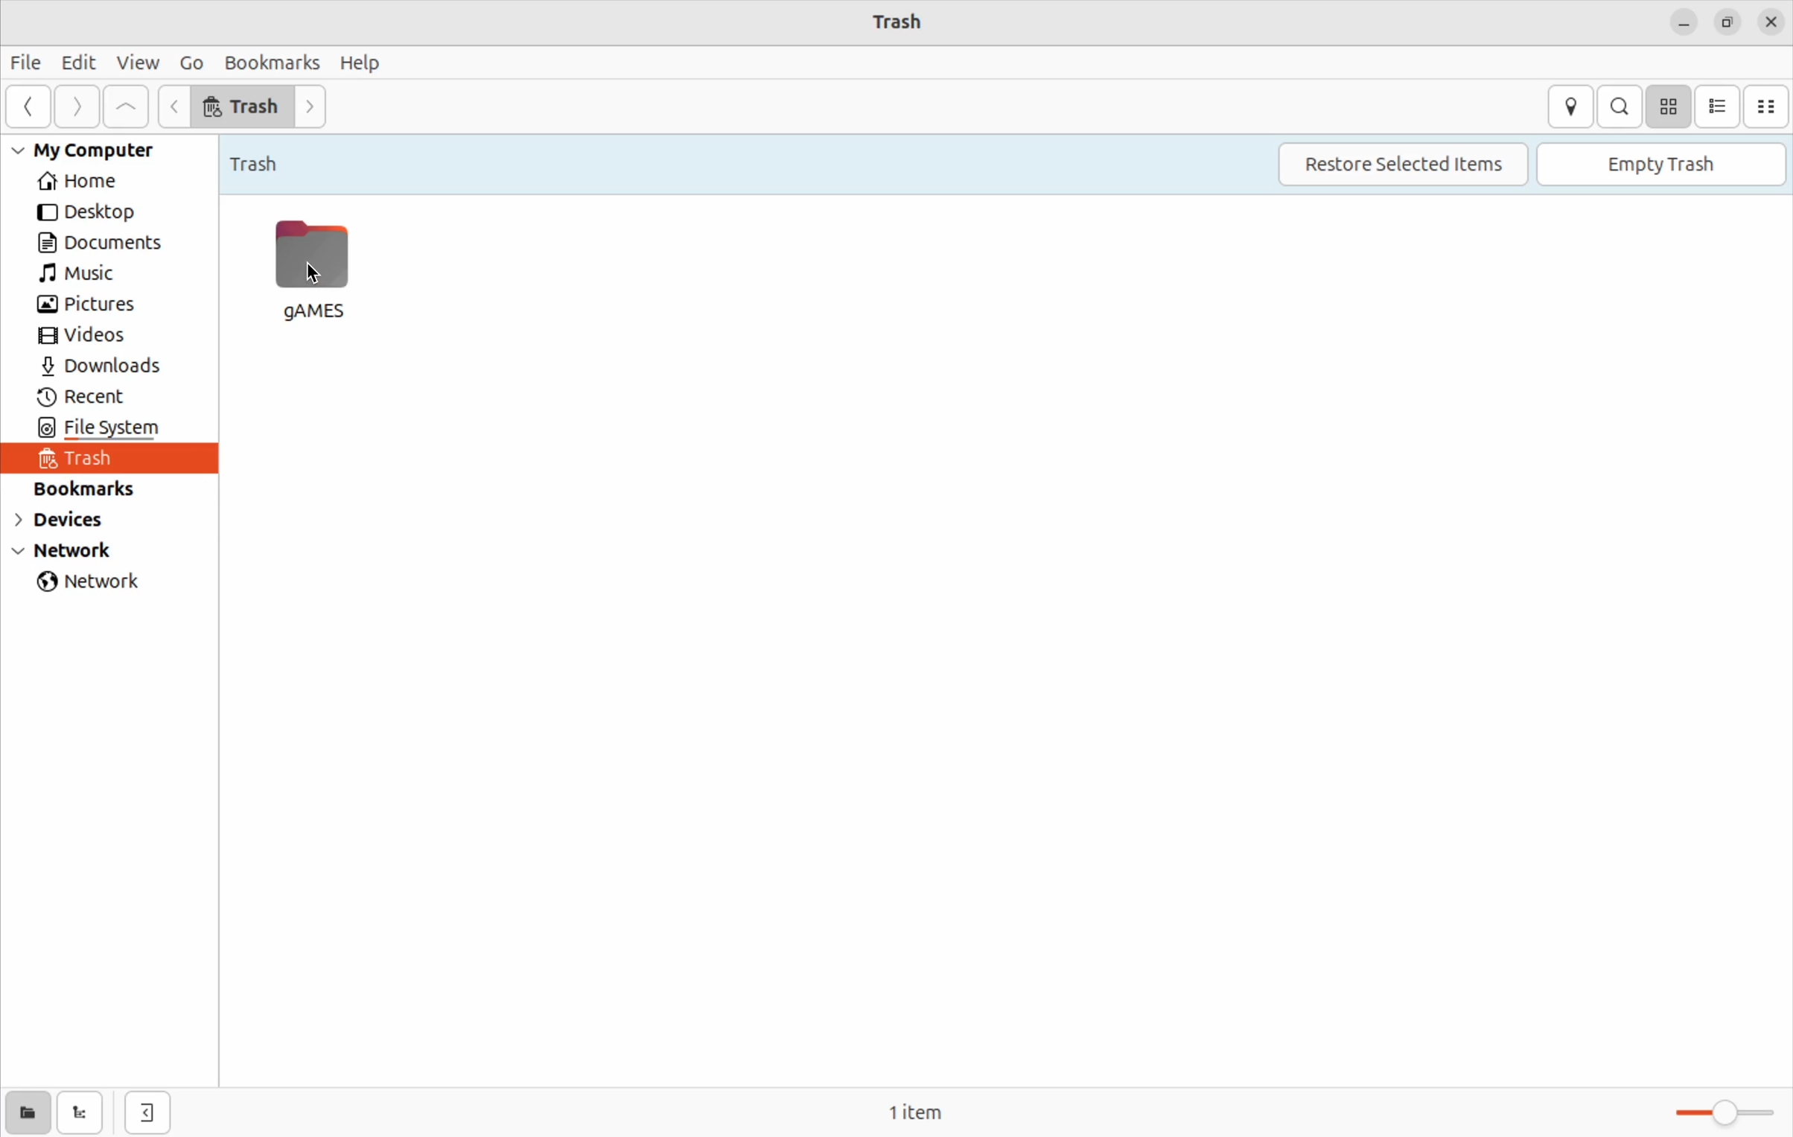  Describe the element at coordinates (28, 65) in the screenshot. I see `File` at that location.